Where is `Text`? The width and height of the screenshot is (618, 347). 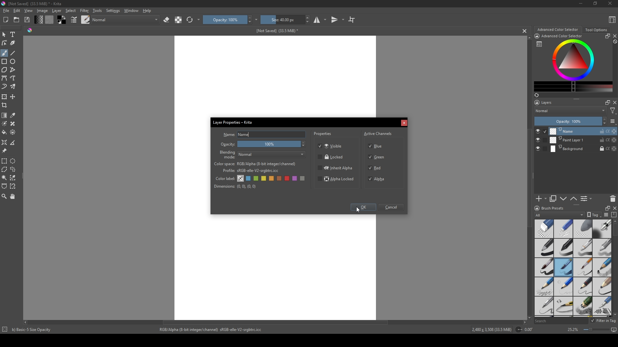
Text is located at coordinates (14, 35).